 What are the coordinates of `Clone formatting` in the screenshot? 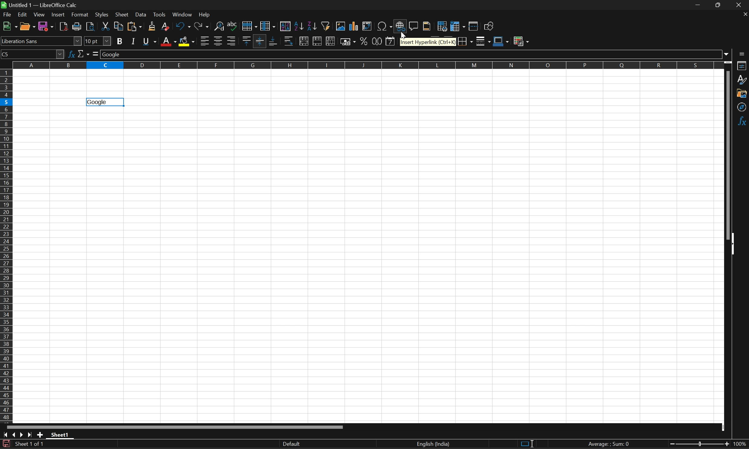 It's located at (153, 26).